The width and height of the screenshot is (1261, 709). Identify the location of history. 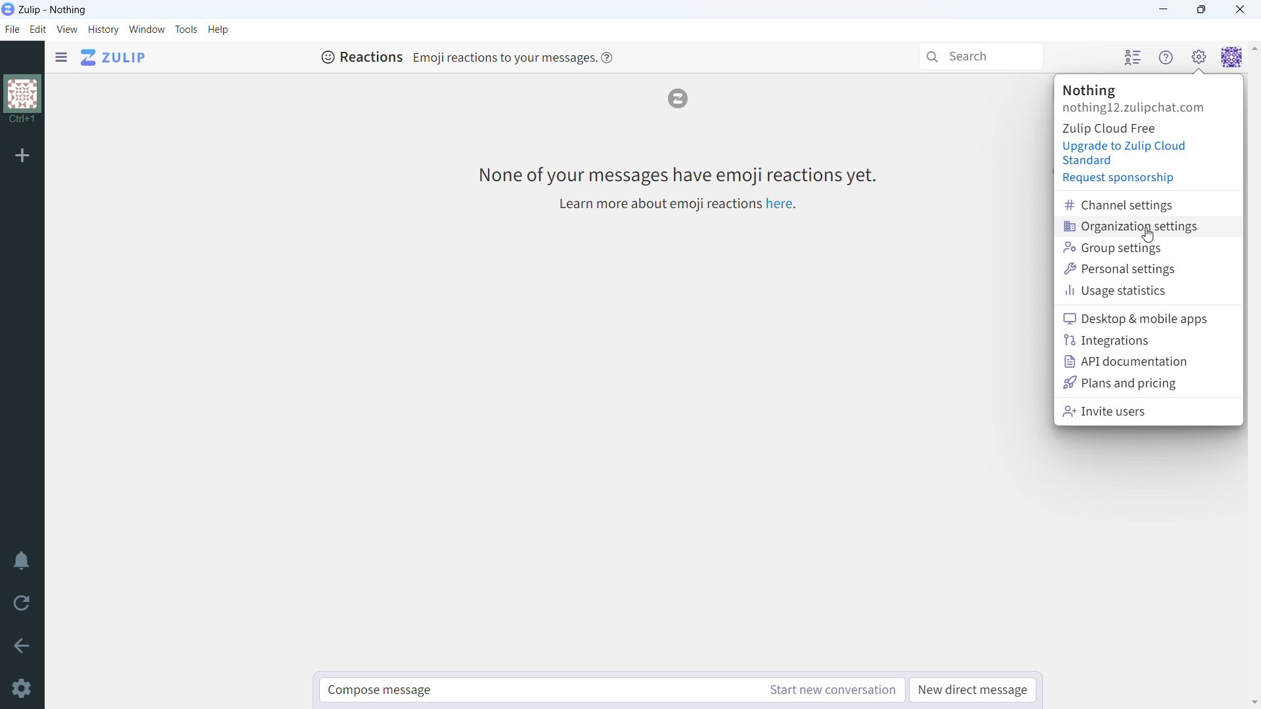
(103, 30).